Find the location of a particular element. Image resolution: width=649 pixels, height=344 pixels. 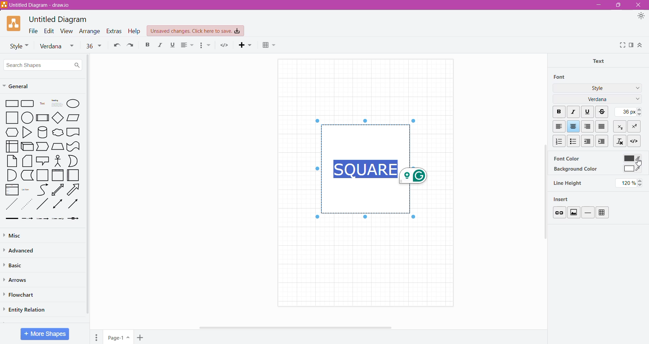

Square  is located at coordinates (42, 175).